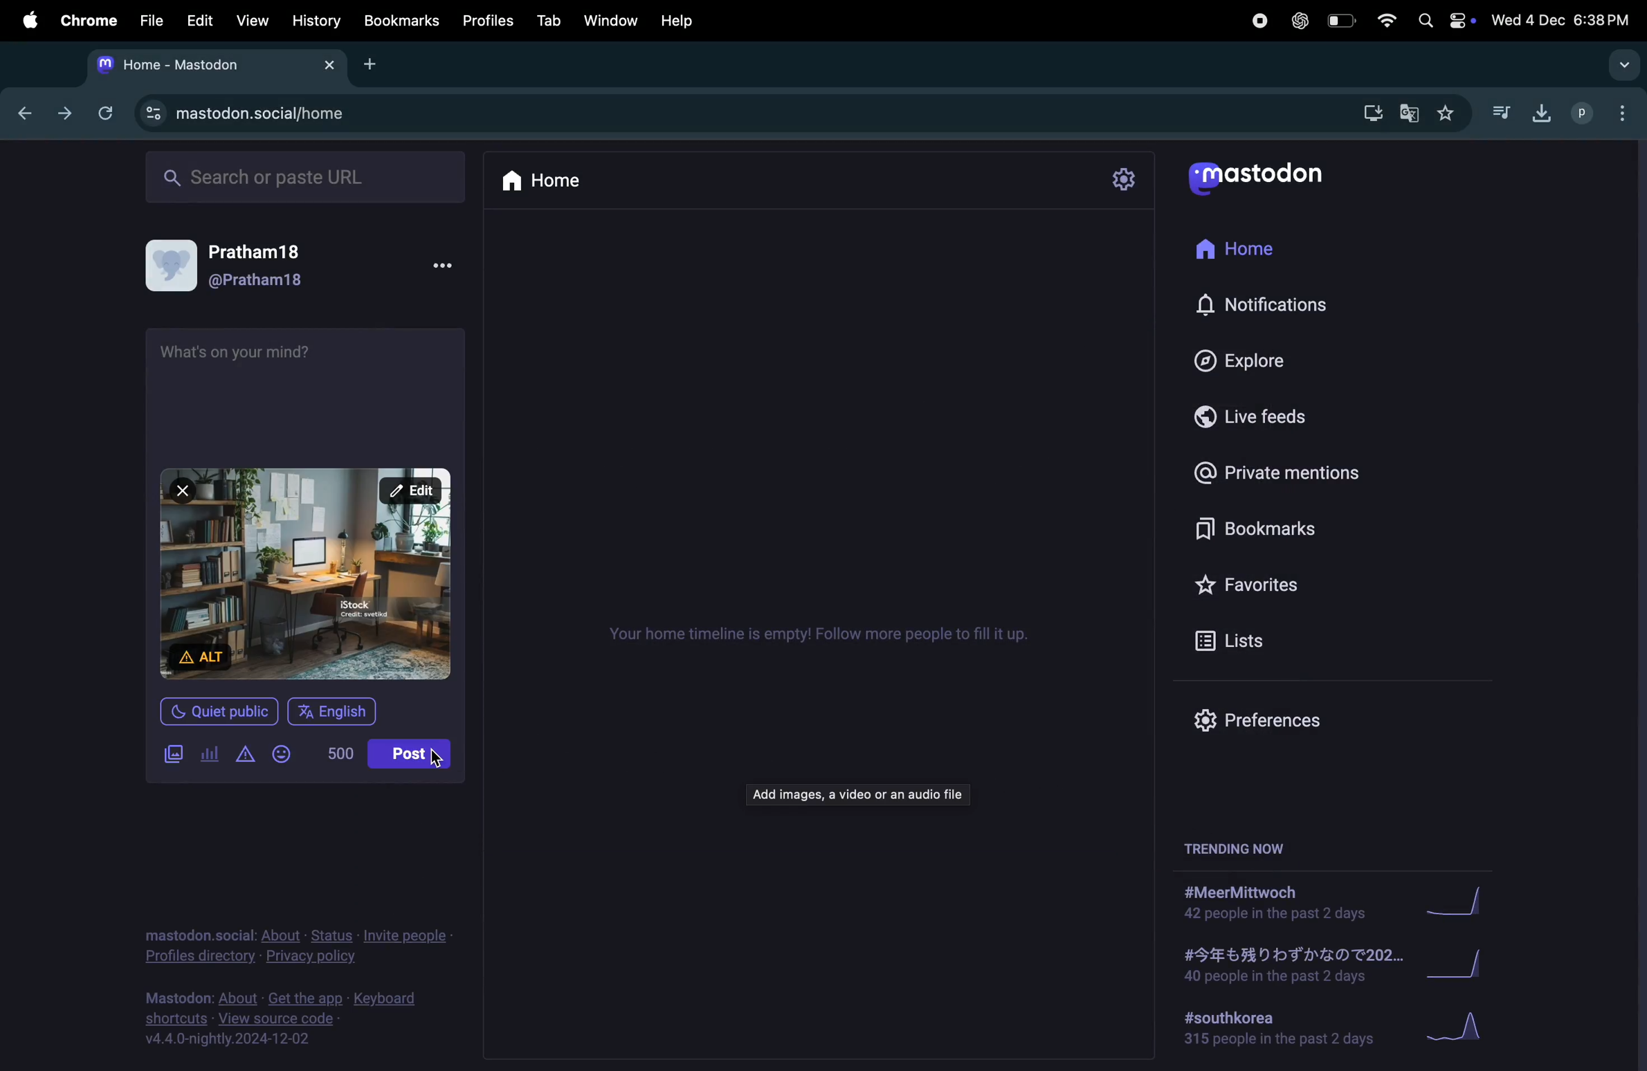  What do you see at coordinates (422, 753) in the screenshot?
I see `Post` at bounding box center [422, 753].